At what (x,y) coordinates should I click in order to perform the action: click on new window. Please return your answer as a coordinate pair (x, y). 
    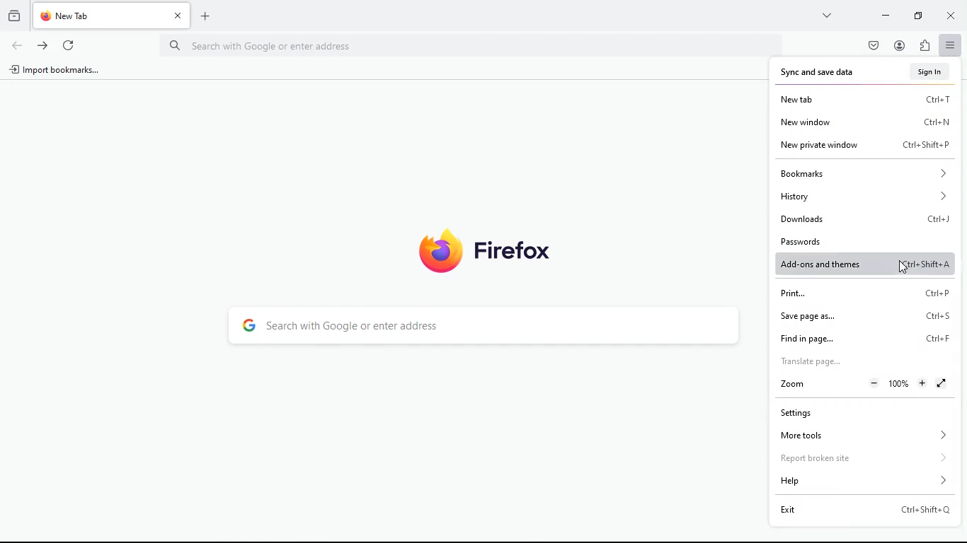
    Looking at the image, I should click on (865, 122).